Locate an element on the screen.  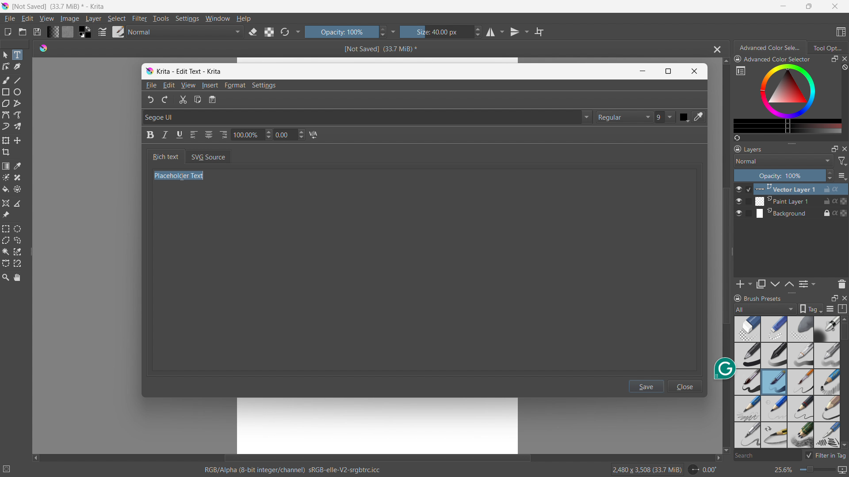
Redo is located at coordinates (165, 99).